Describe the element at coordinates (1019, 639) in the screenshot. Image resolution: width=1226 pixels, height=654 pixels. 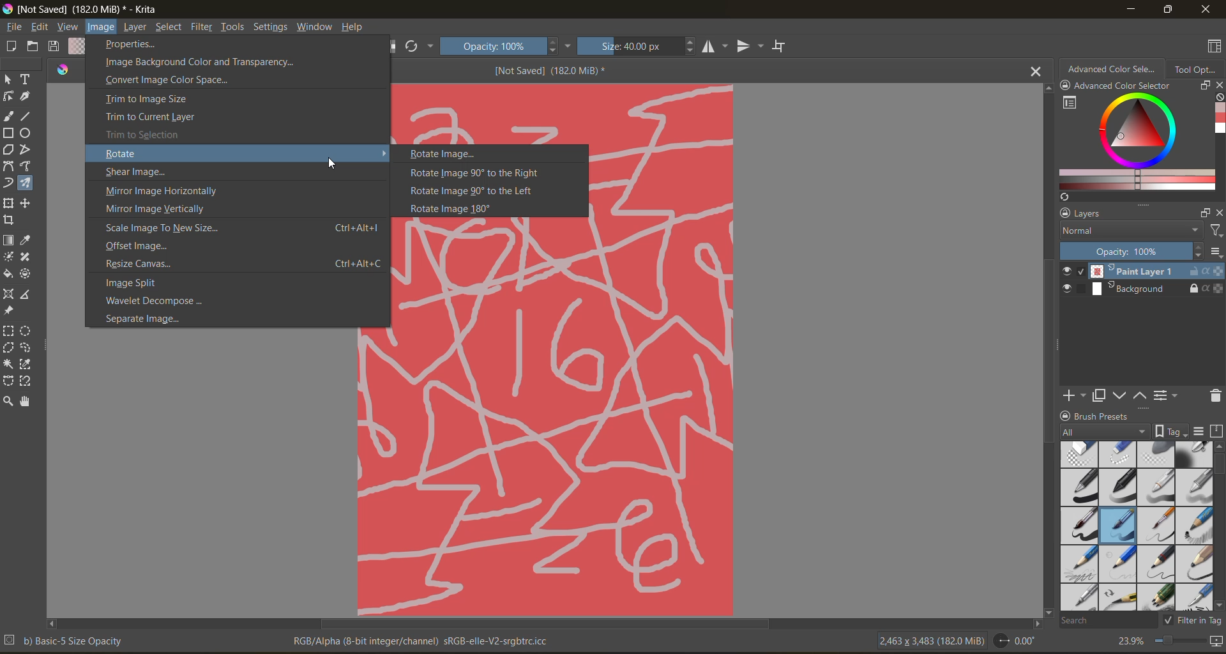
I see `rotate angle` at that location.